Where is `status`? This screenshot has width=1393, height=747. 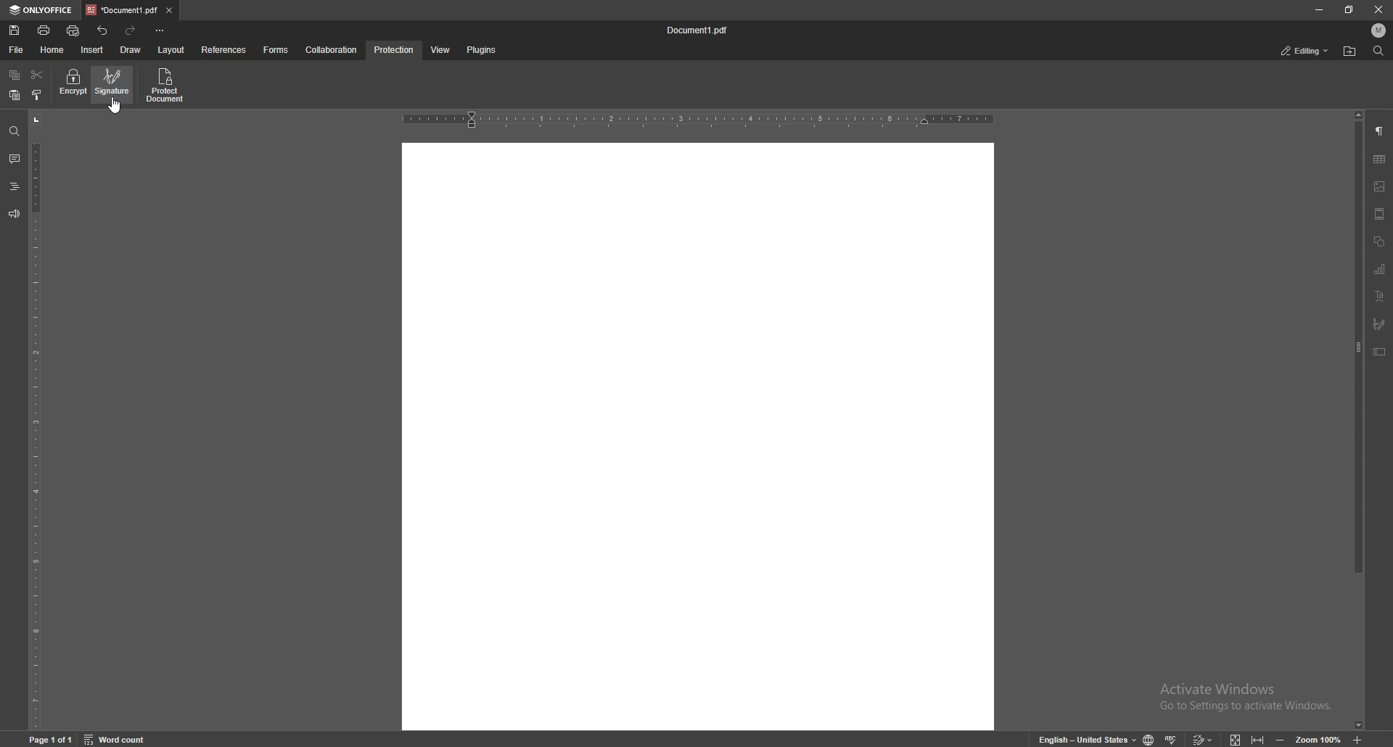
status is located at coordinates (1305, 51).